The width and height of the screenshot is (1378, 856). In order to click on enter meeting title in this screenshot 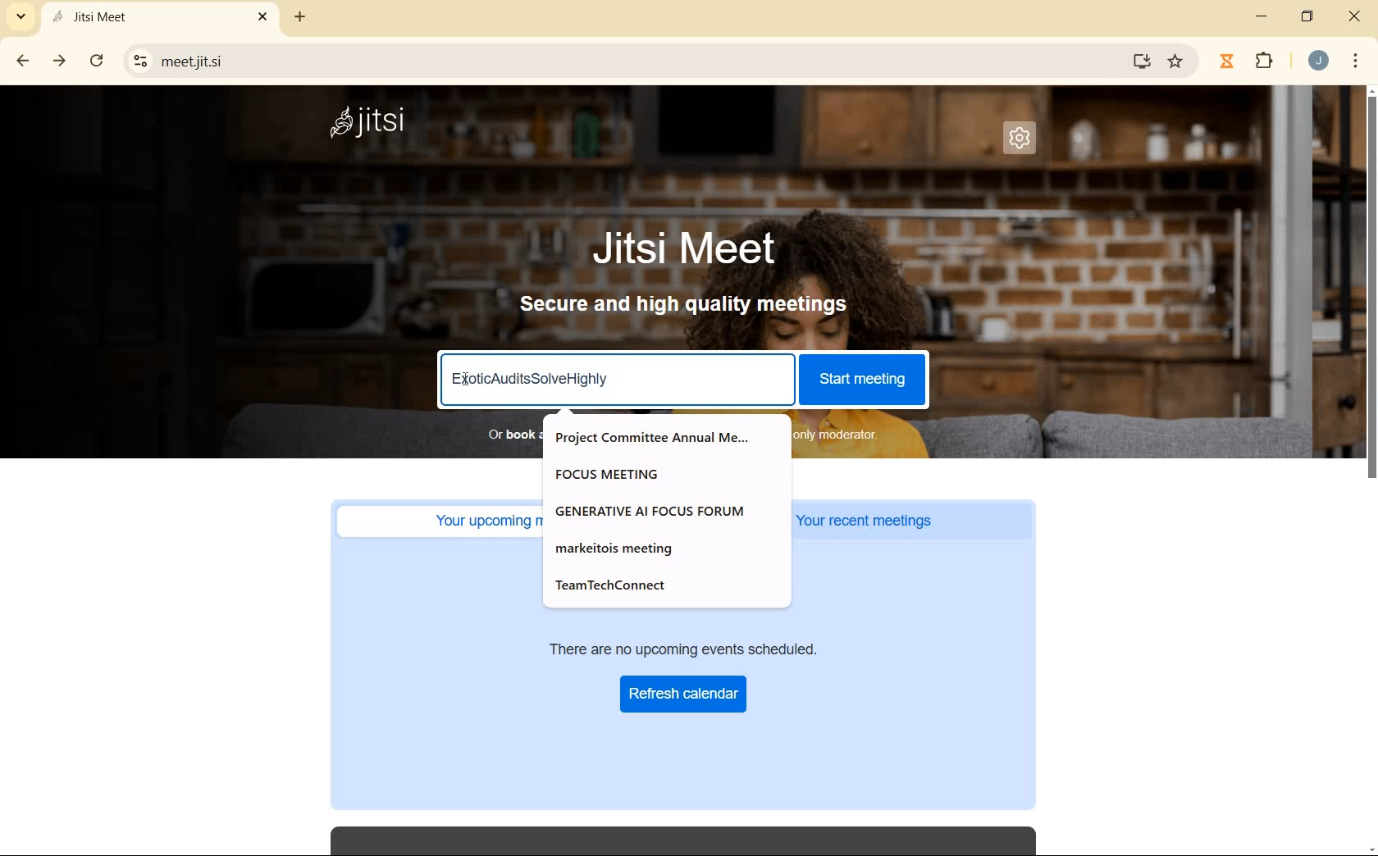, I will do `click(617, 381)`.